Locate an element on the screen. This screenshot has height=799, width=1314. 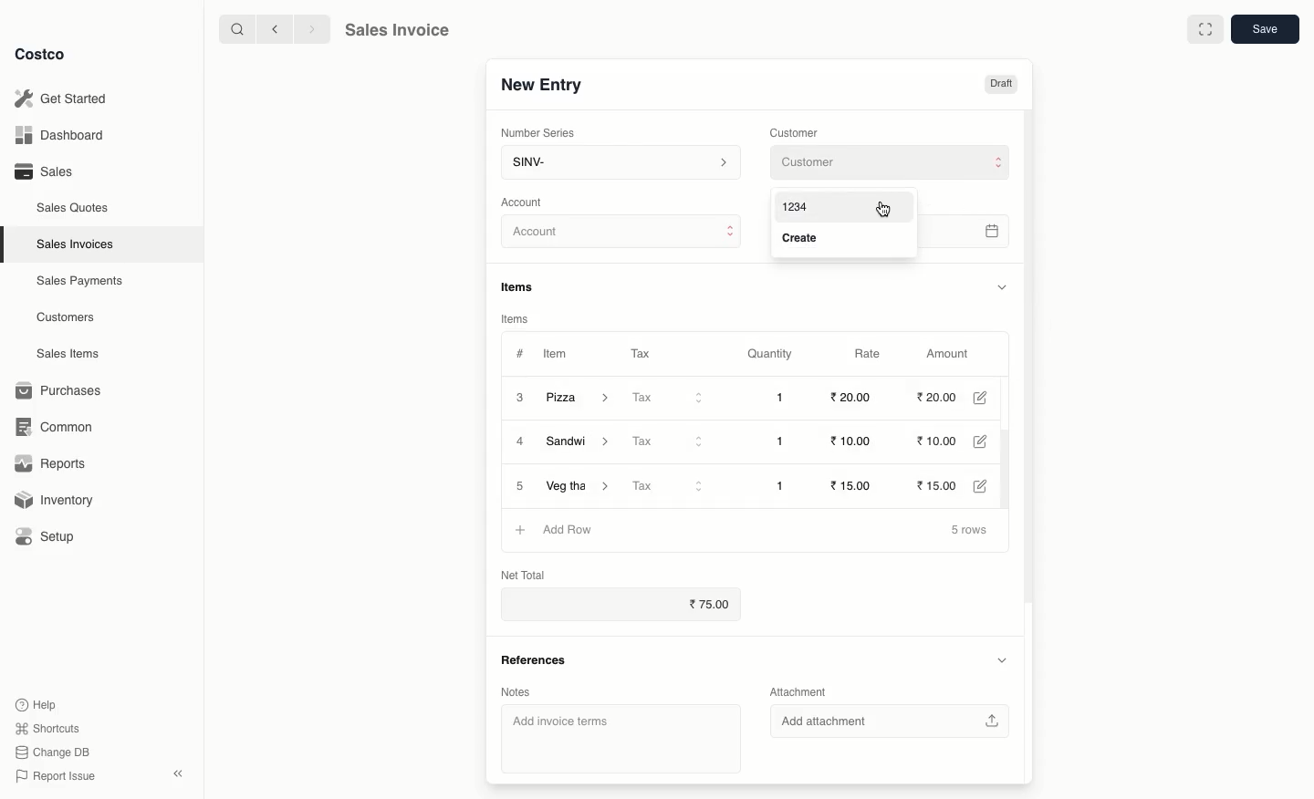
1 is located at coordinates (783, 484).